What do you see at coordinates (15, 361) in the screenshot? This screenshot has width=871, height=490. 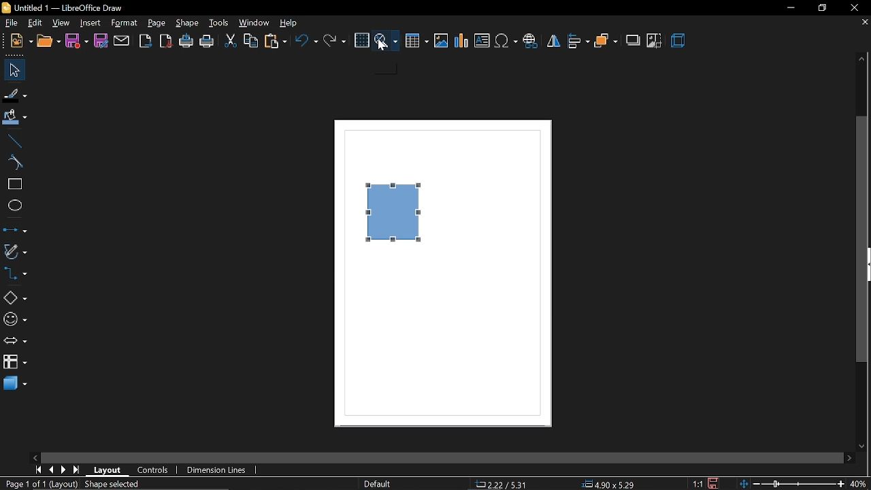 I see `flowchart` at bounding box center [15, 361].